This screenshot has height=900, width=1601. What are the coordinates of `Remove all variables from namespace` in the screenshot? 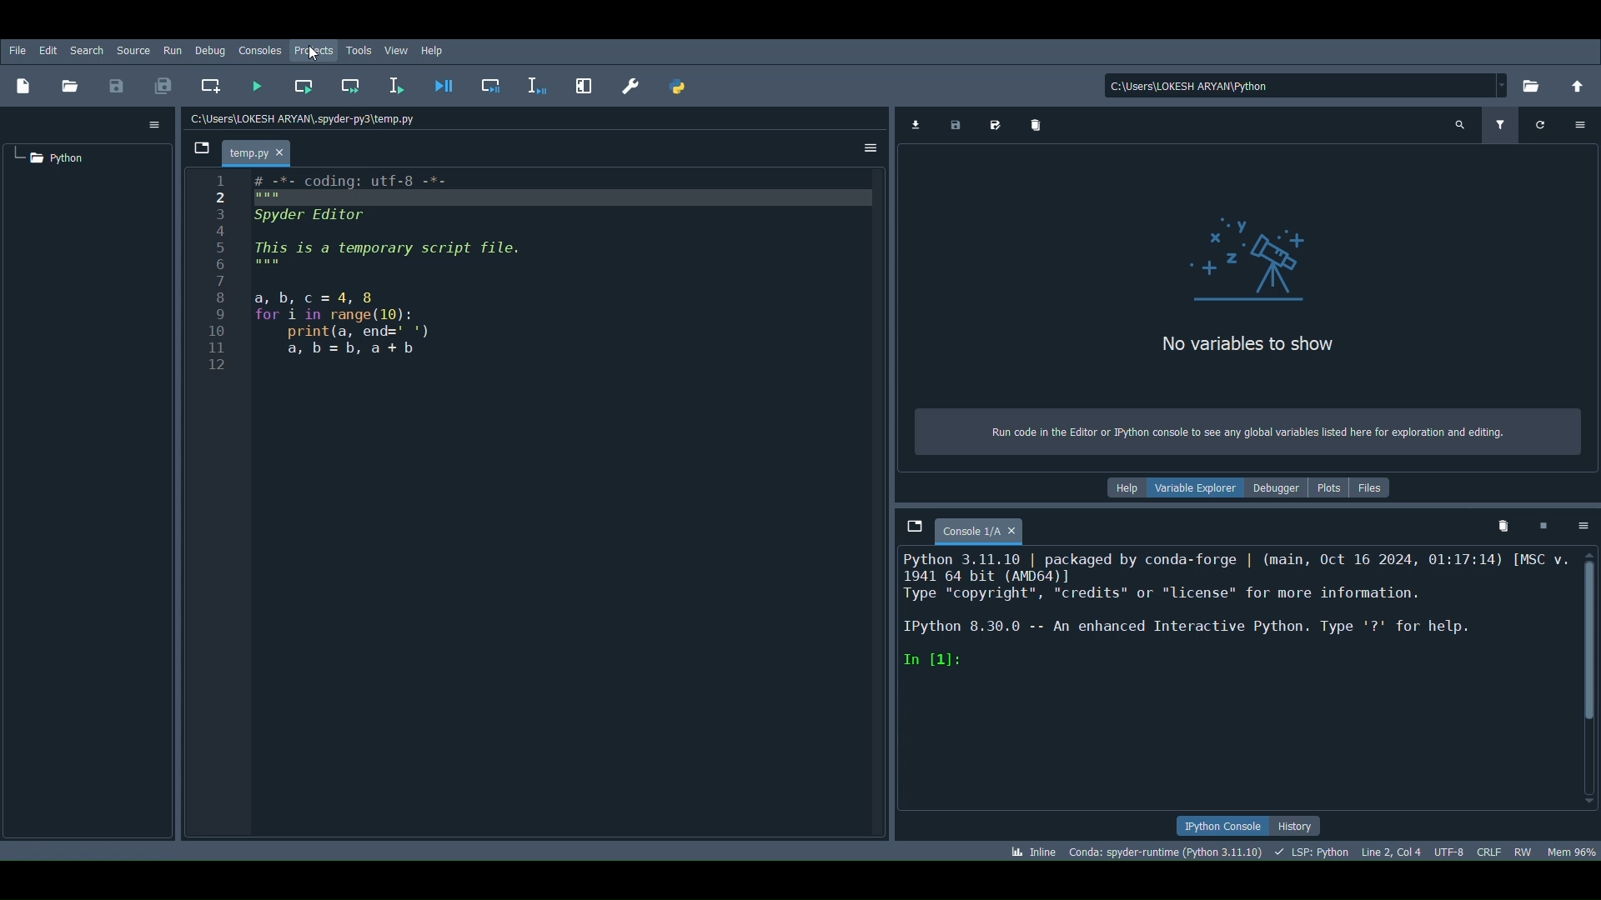 It's located at (1506, 525).